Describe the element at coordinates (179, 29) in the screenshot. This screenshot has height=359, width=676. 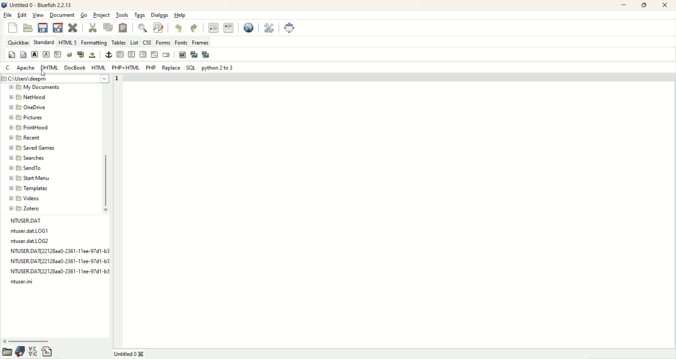
I see `undo` at that location.